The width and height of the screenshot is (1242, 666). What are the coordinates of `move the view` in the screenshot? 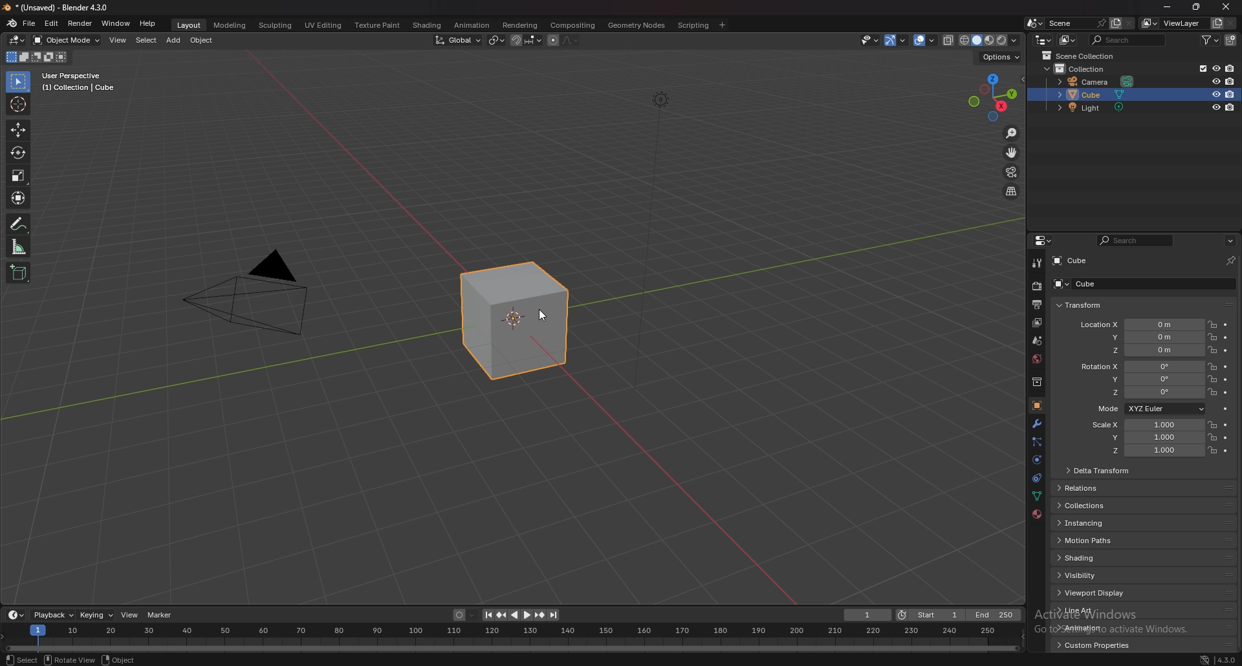 It's located at (1012, 153).